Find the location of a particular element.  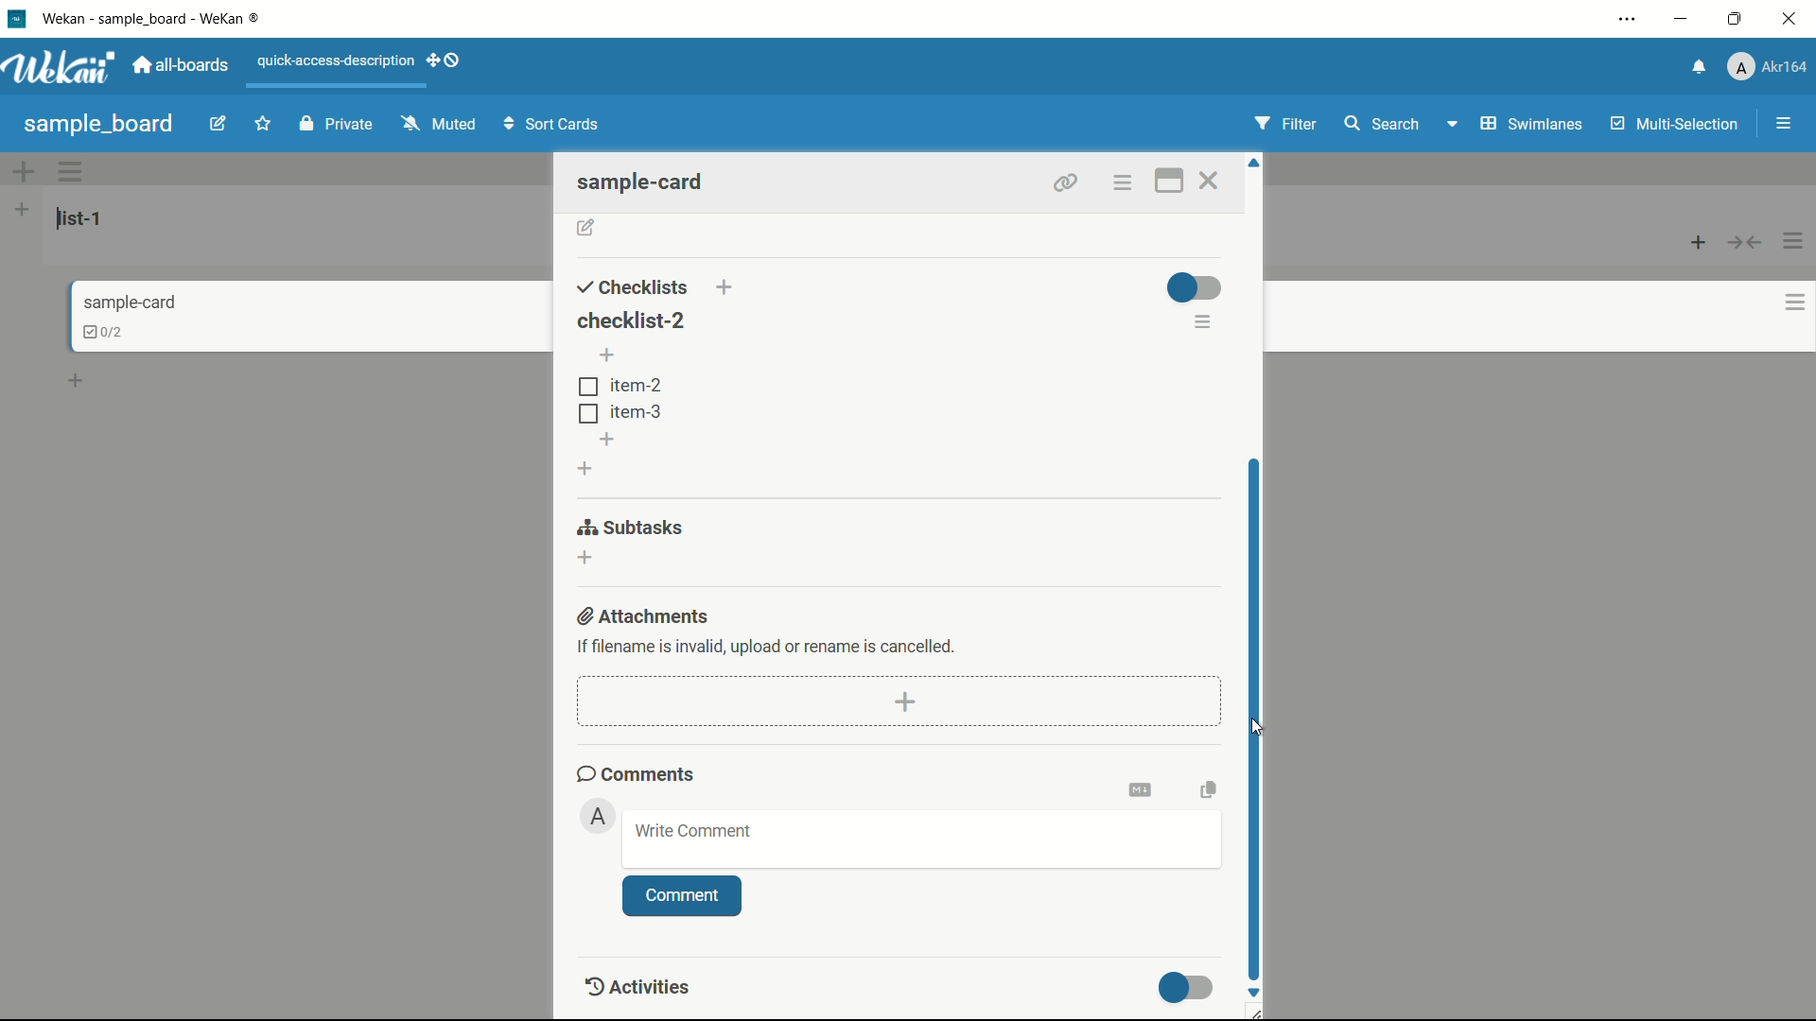

toggle button is located at coordinates (1194, 287).